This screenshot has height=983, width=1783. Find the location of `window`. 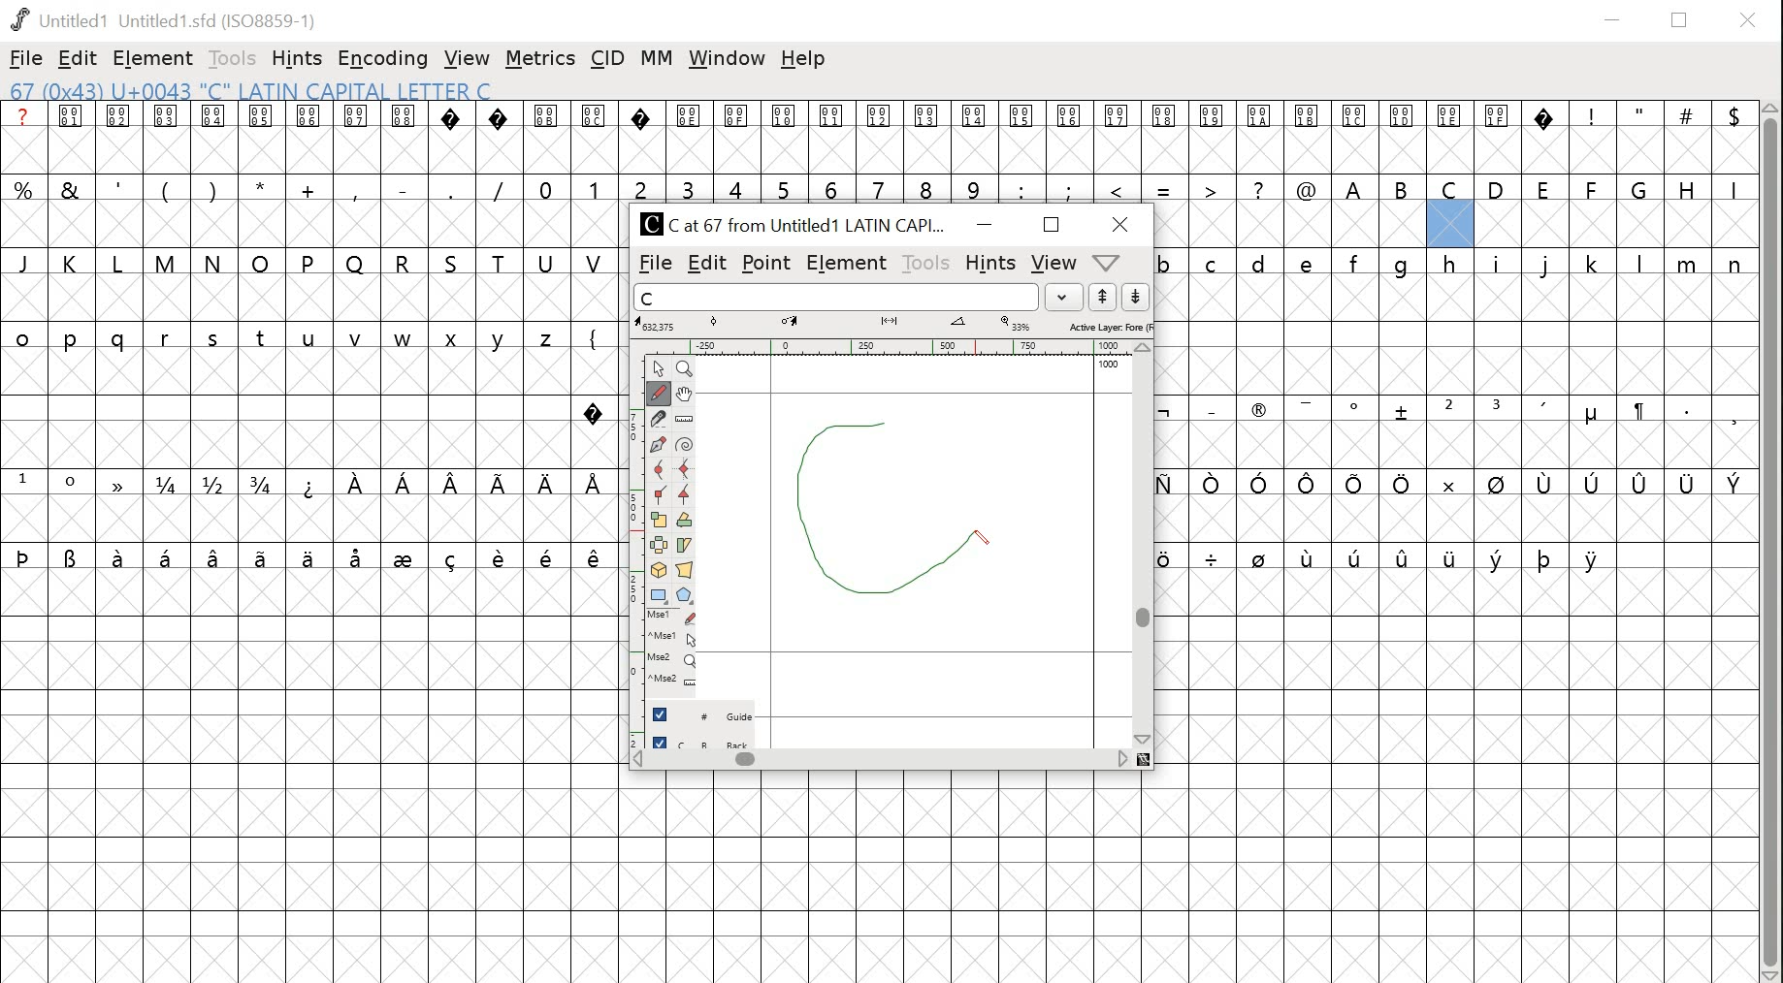

window is located at coordinates (729, 62).